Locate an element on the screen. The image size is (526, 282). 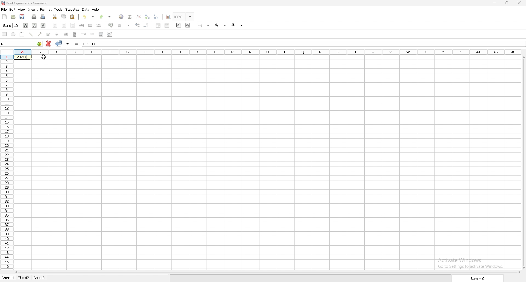
number is located at coordinates (23, 57).